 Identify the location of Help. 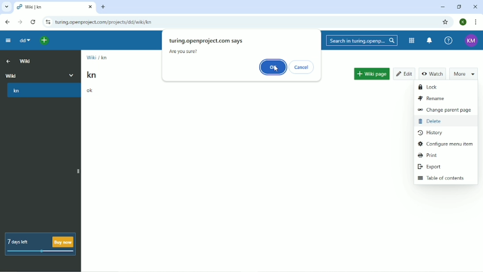
(449, 40).